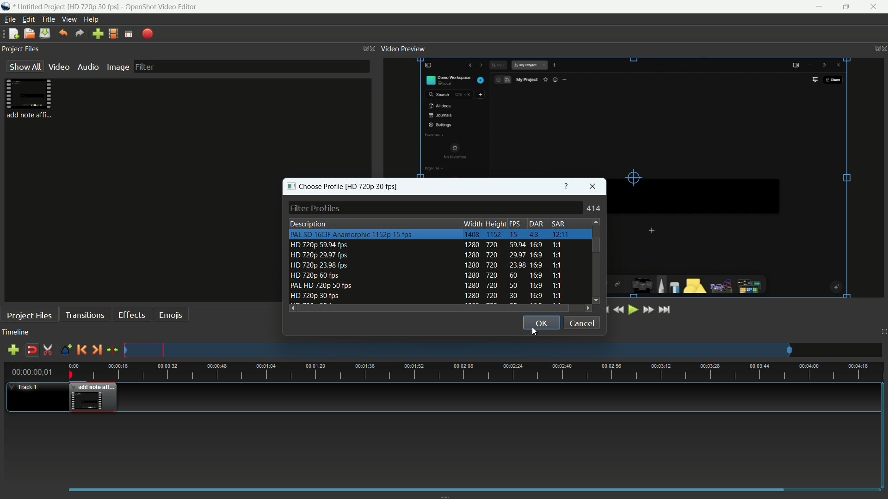 Image resolution: width=888 pixels, height=499 pixels. I want to click on height, so click(495, 224).